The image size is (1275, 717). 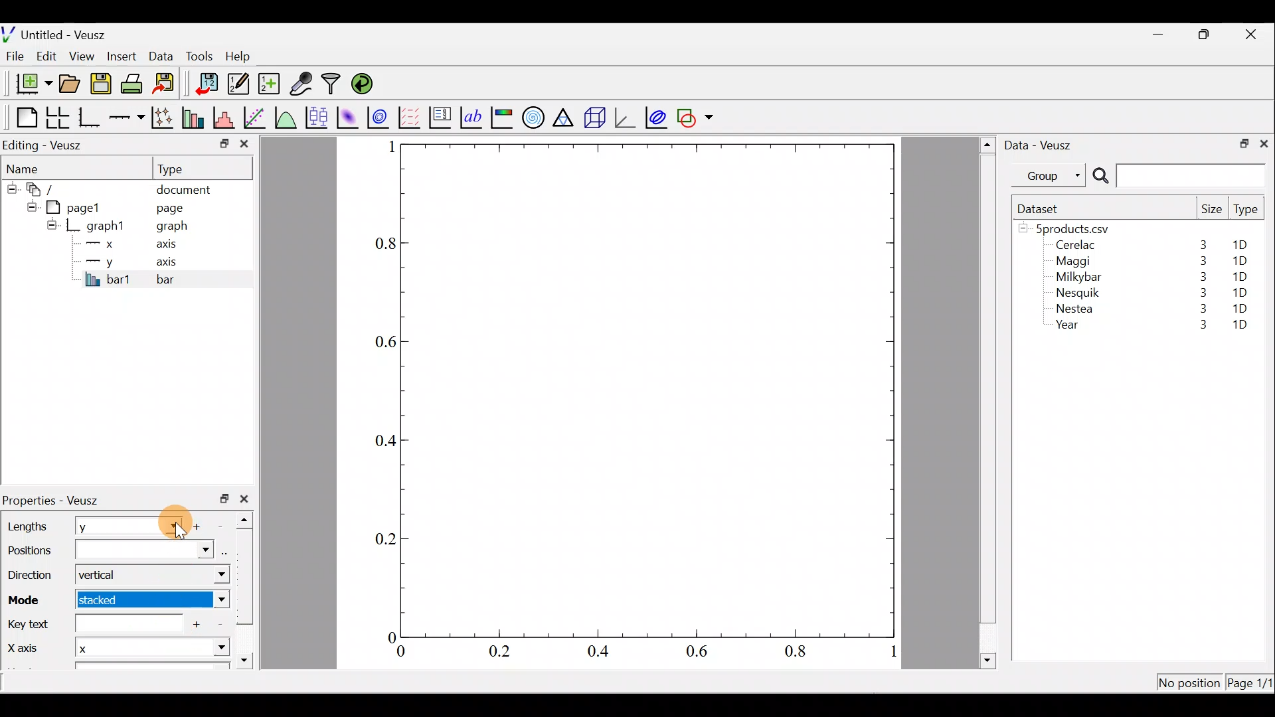 I want to click on Filter data, so click(x=333, y=85).